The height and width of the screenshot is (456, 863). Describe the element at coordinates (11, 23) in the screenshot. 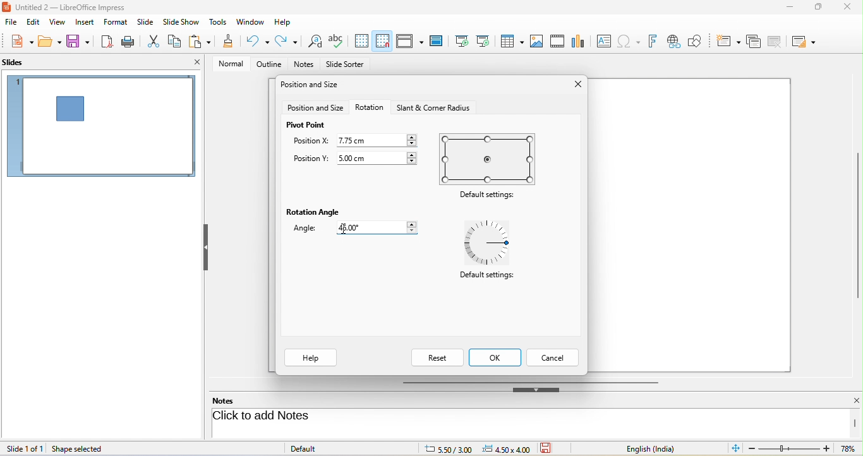

I see `file` at that location.